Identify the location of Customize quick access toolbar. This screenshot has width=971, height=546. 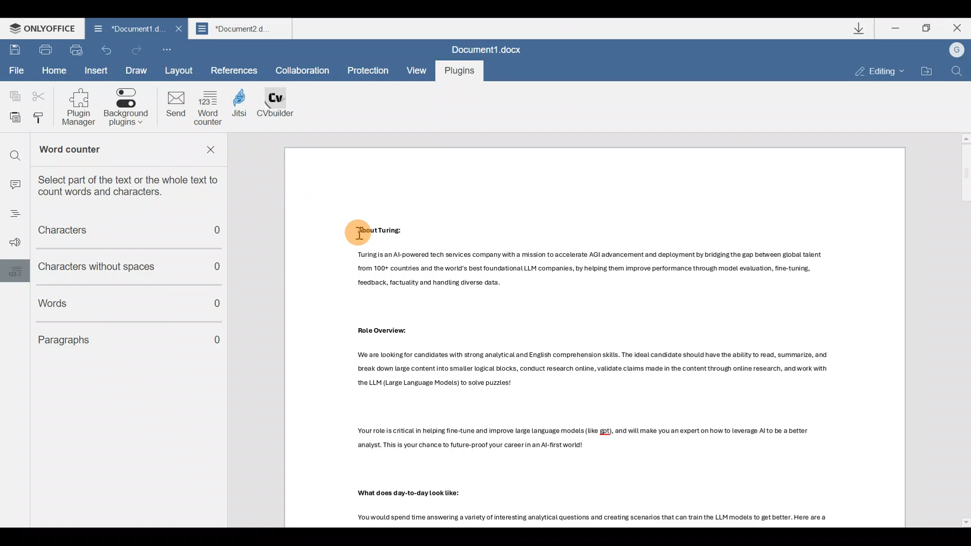
(165, 47).